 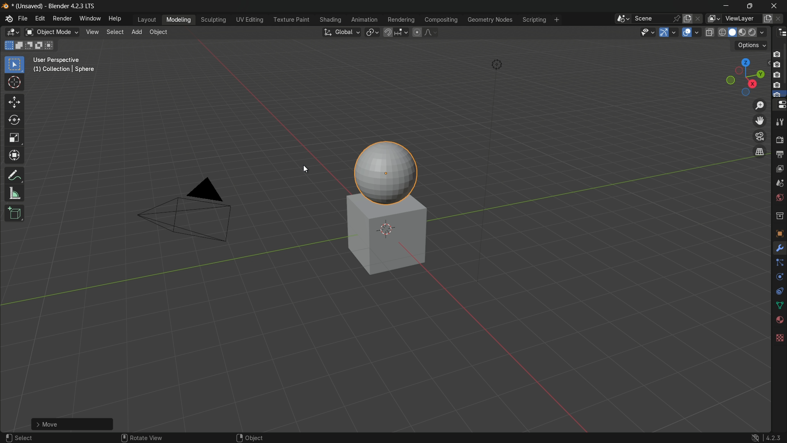 I want to click on toggle x ray, so click(x=709, y=32).